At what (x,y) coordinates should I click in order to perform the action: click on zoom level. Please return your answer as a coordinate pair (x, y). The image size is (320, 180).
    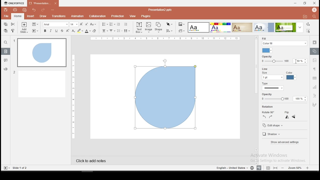
    Looking at the image, I should click on (295, 168).